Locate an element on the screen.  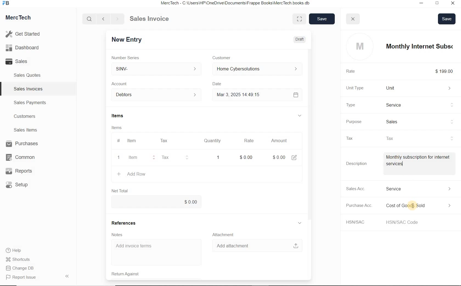
Close is located at coordinates (448, 4).